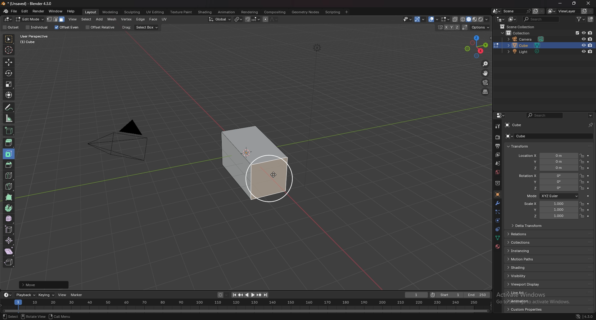 The image size is (596, 320). What do you see at coordinates (552, 196) in the screenshot?
I see `mode` at bounding box center [552, 196].